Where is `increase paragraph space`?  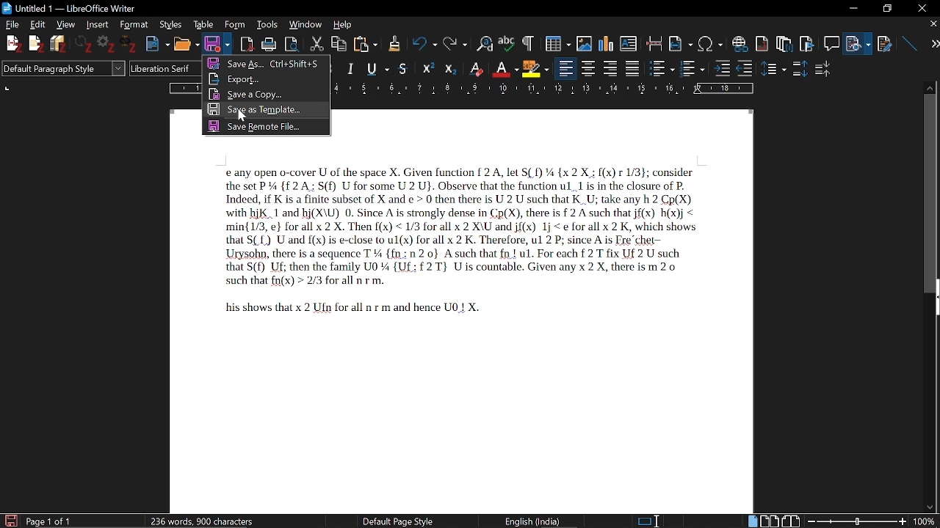
increase paragraph space is located at coordinates (799, 68).